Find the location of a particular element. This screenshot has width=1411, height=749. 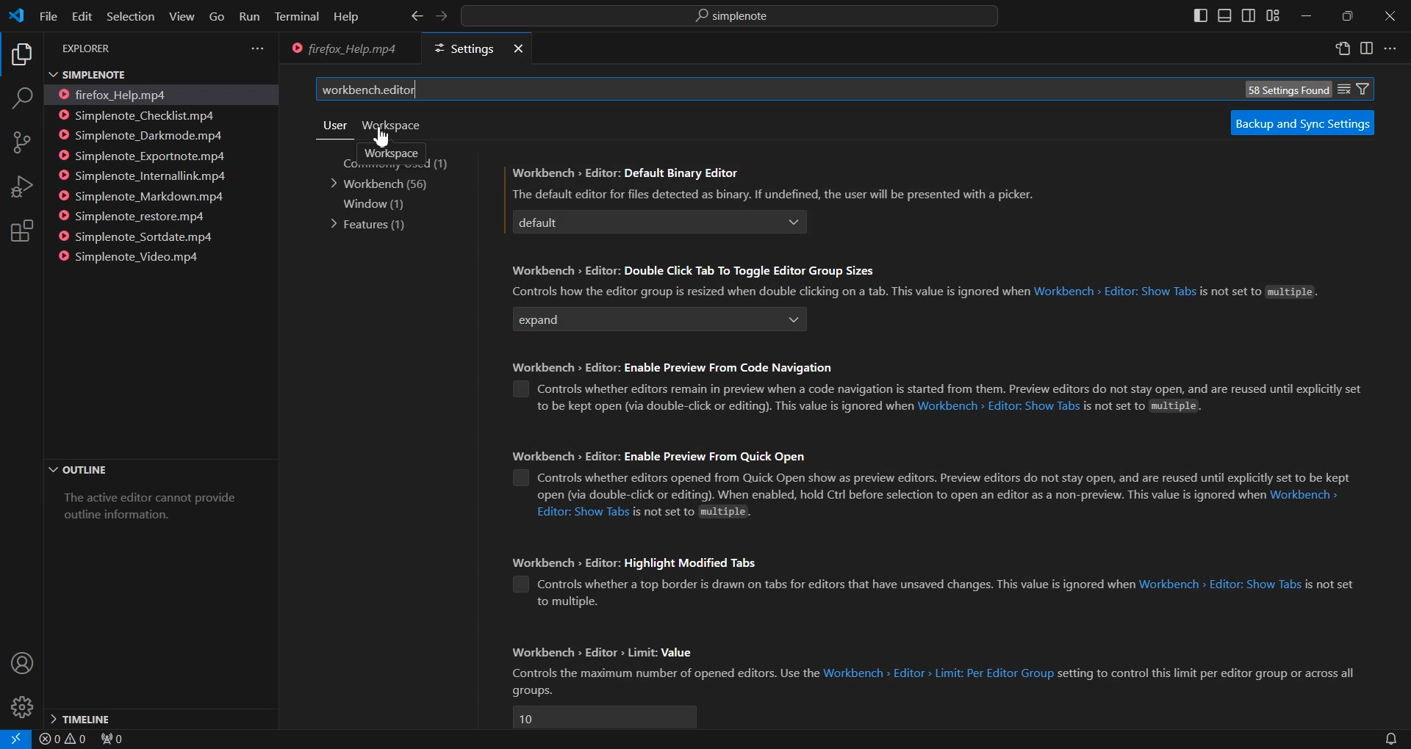

Drop down box is located at coordinates (797, 222).